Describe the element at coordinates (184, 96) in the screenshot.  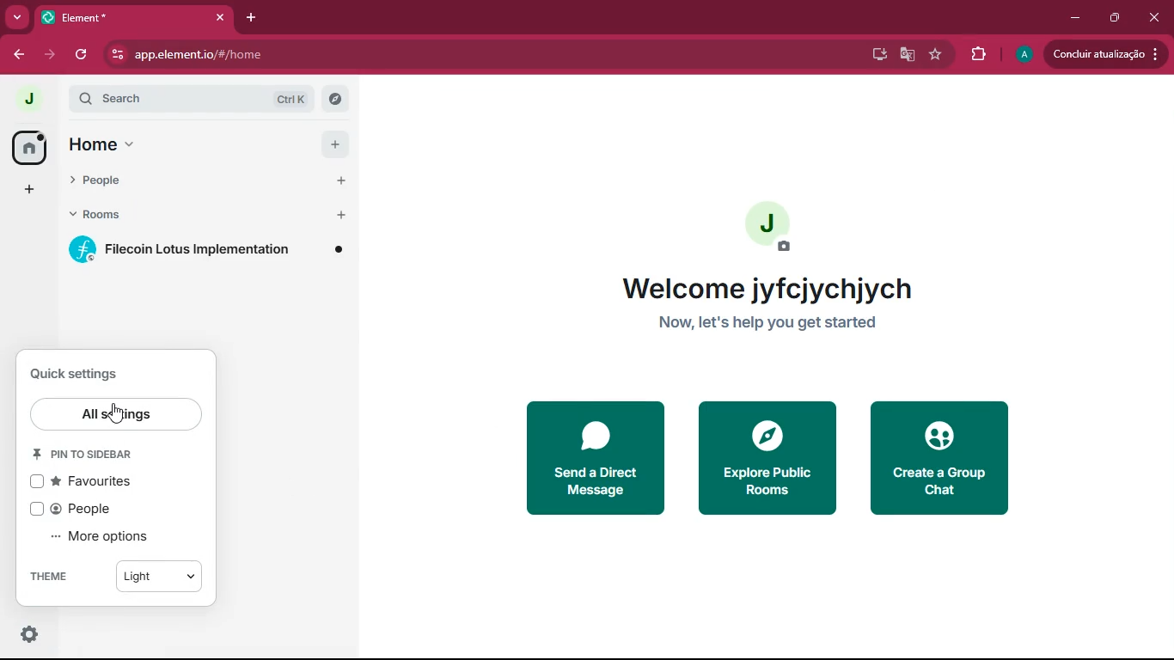
I see `search` at that location.